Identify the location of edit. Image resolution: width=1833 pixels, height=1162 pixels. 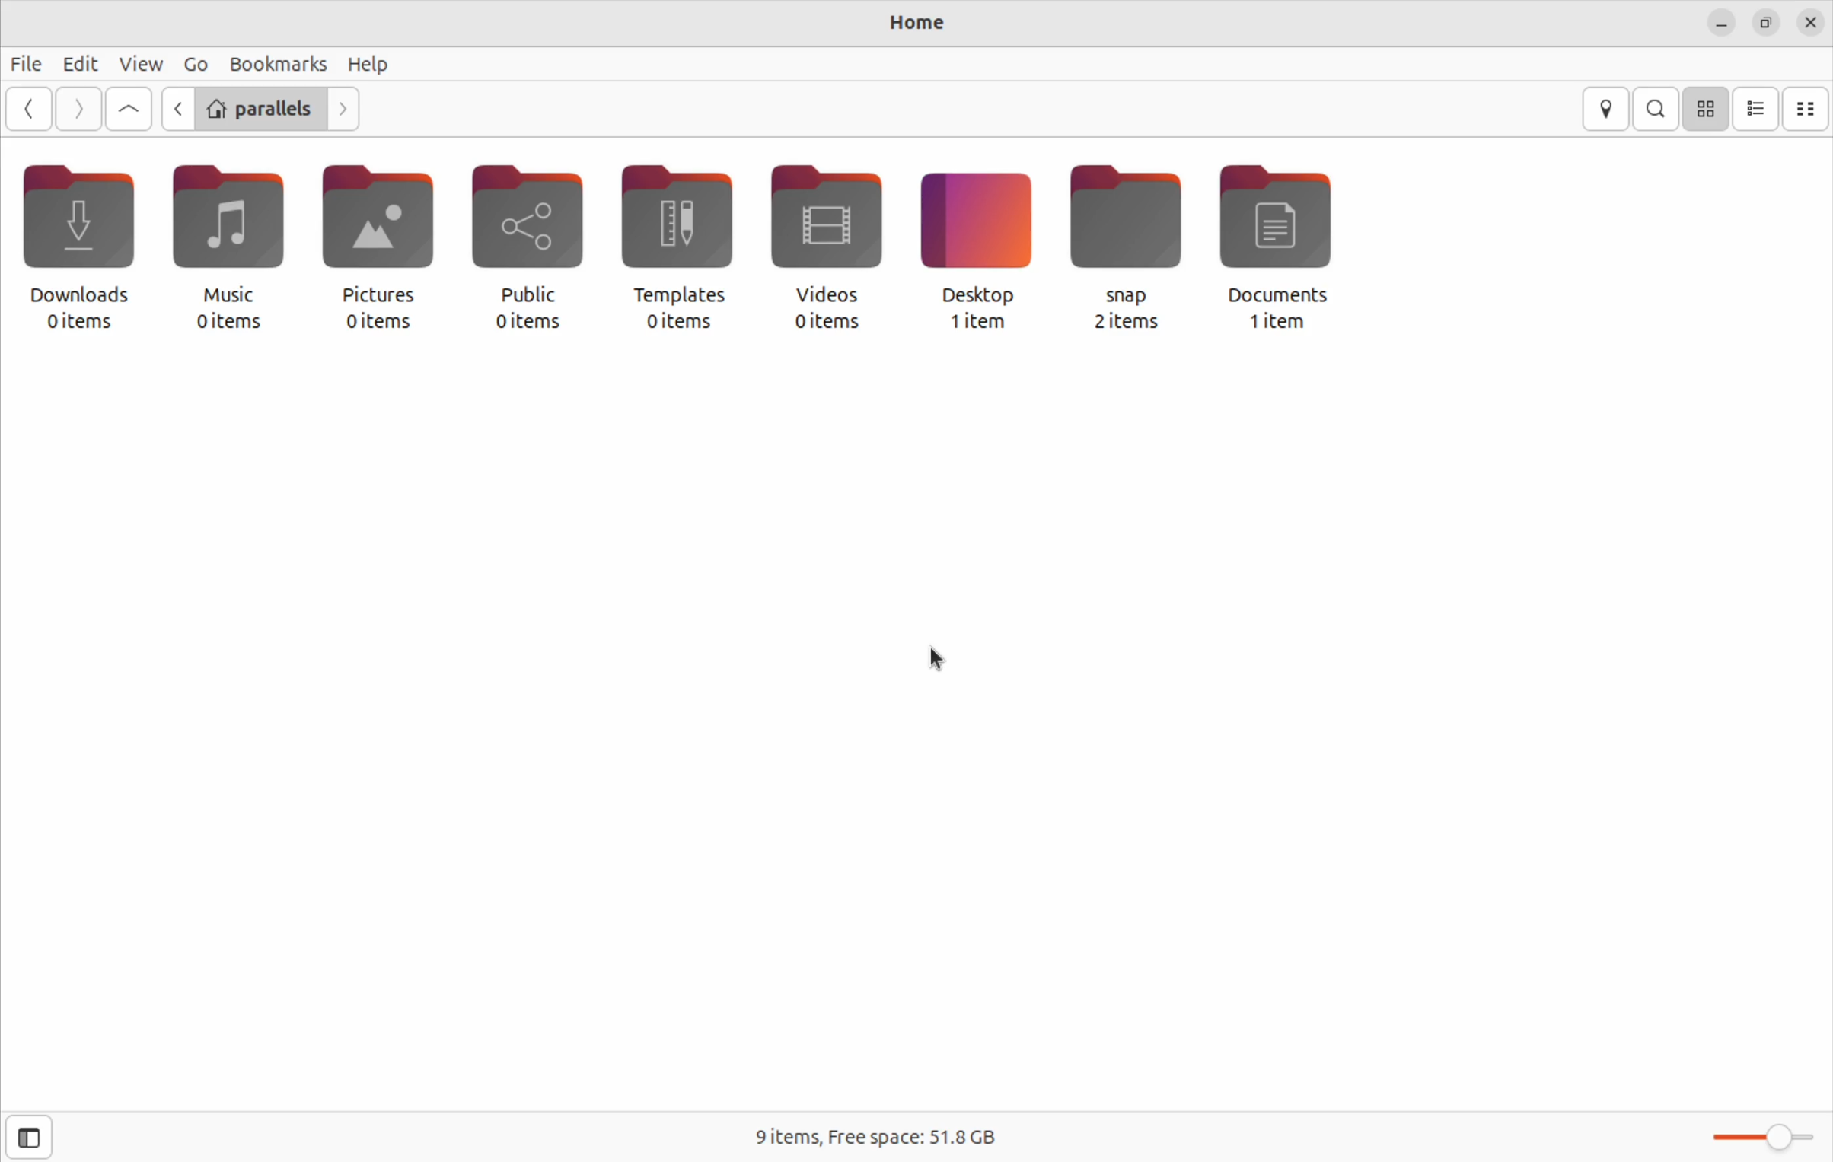
(79, 62).